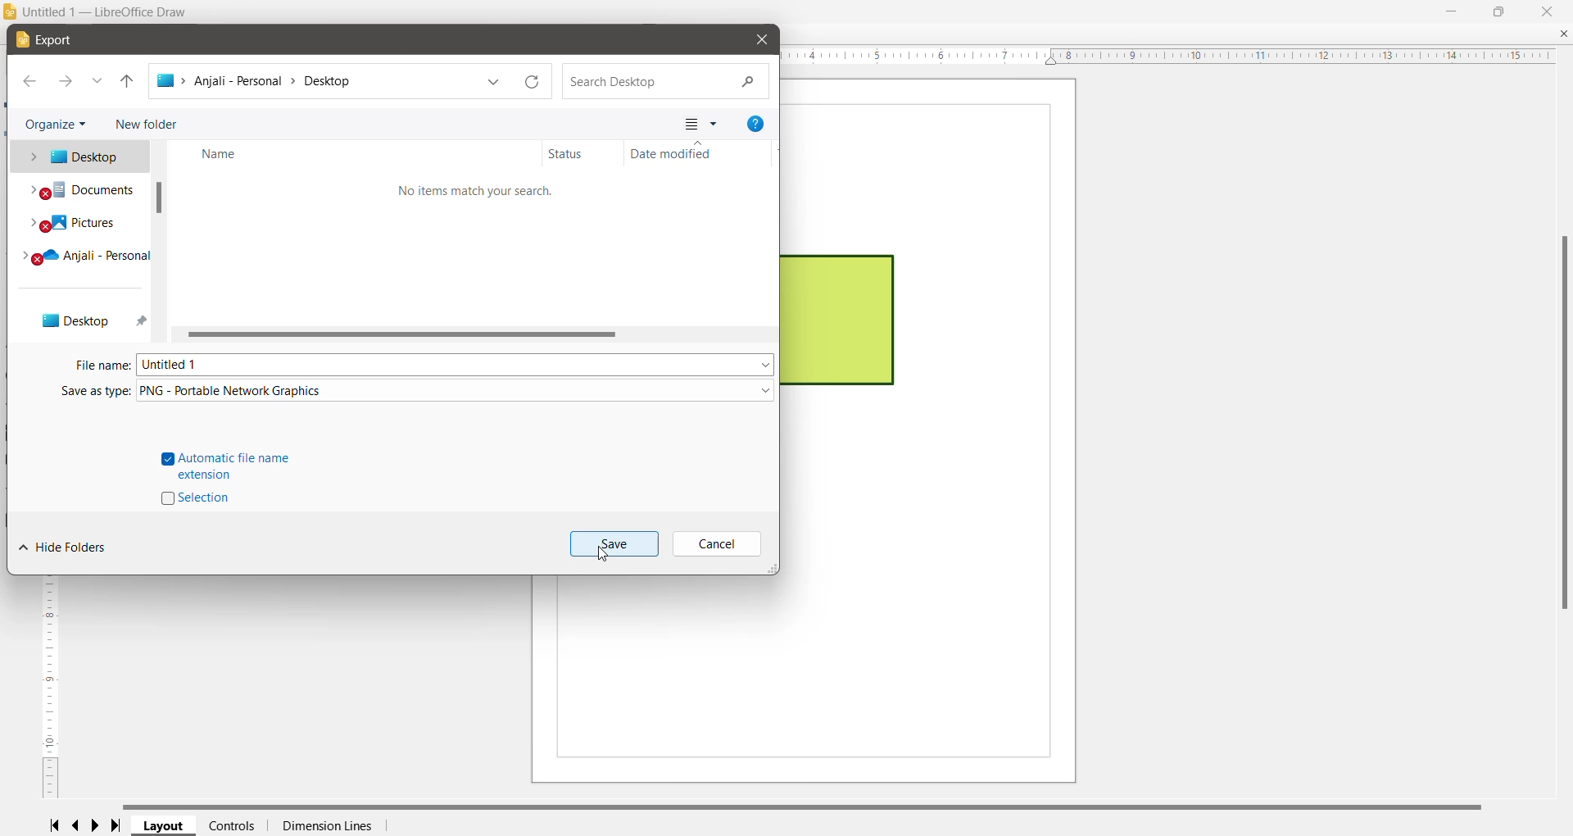 The height and width of the screenshot is (836, 1573). What do you see at coordinates (358, 153) in the screenshot?
I see `Name` at bounding box center [358, 153].